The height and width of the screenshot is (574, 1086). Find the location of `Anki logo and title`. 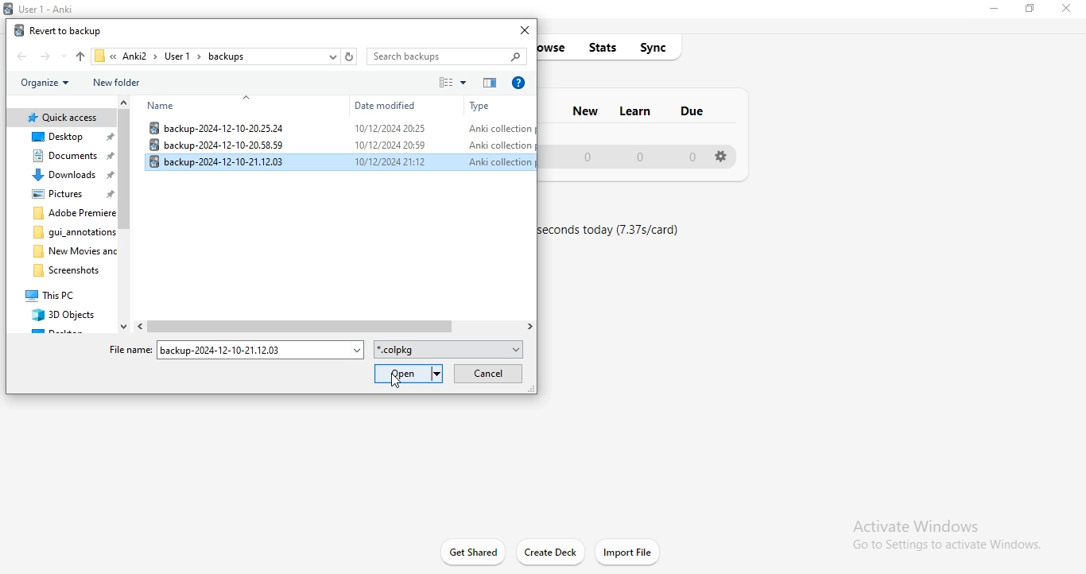

Anki logo and title is located at coordinates (47, 6).